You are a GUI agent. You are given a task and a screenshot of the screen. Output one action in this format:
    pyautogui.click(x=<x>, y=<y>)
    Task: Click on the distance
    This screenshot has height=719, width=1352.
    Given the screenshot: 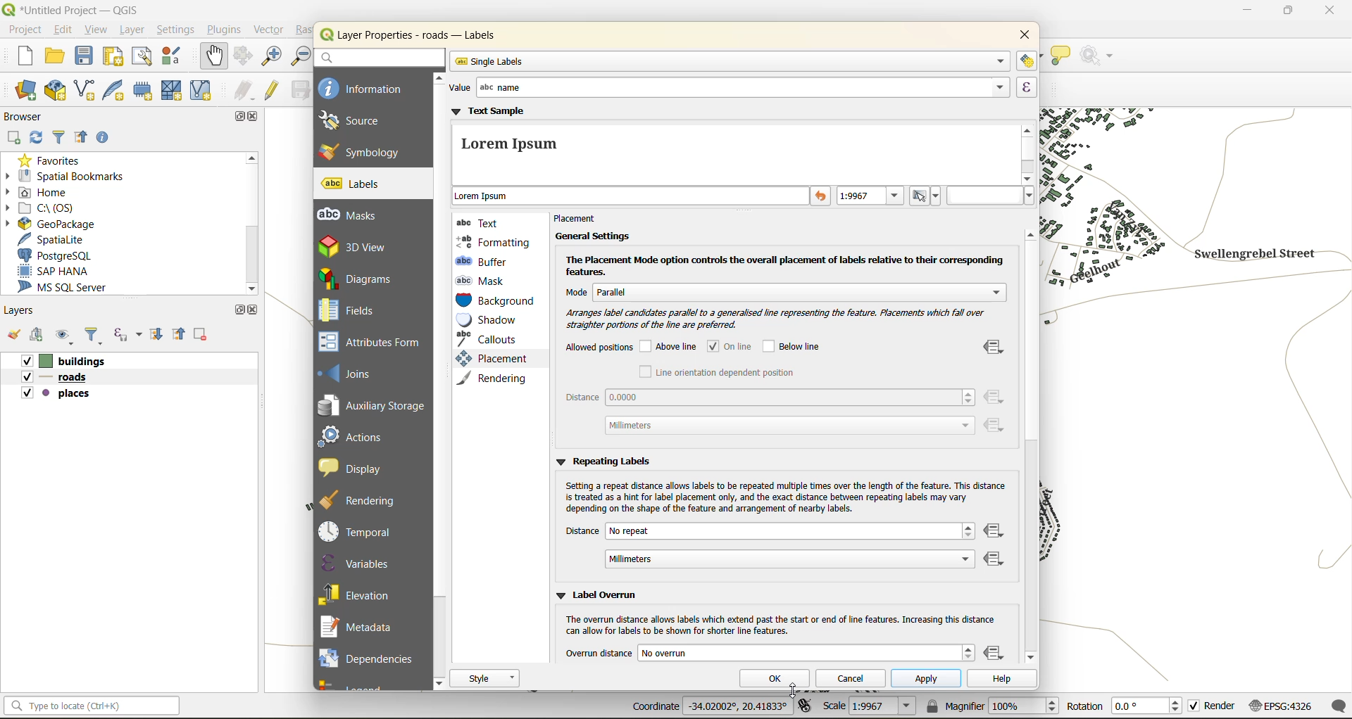 What is the action you would take?
    pyautogui.click(x=769, y=547)
    